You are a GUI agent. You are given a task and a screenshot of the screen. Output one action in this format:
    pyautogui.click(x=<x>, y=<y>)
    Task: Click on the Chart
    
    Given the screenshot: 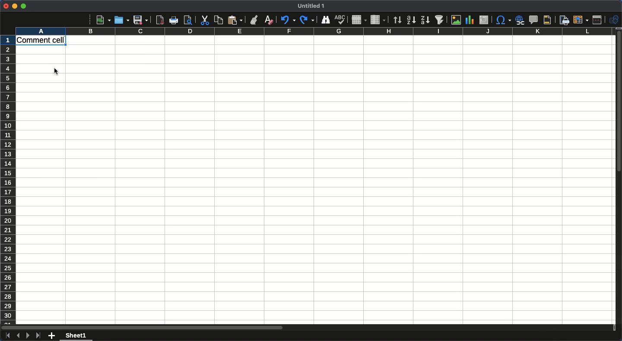 What is the action you would take?
    pyautogui.click(x=469, y=19)
    